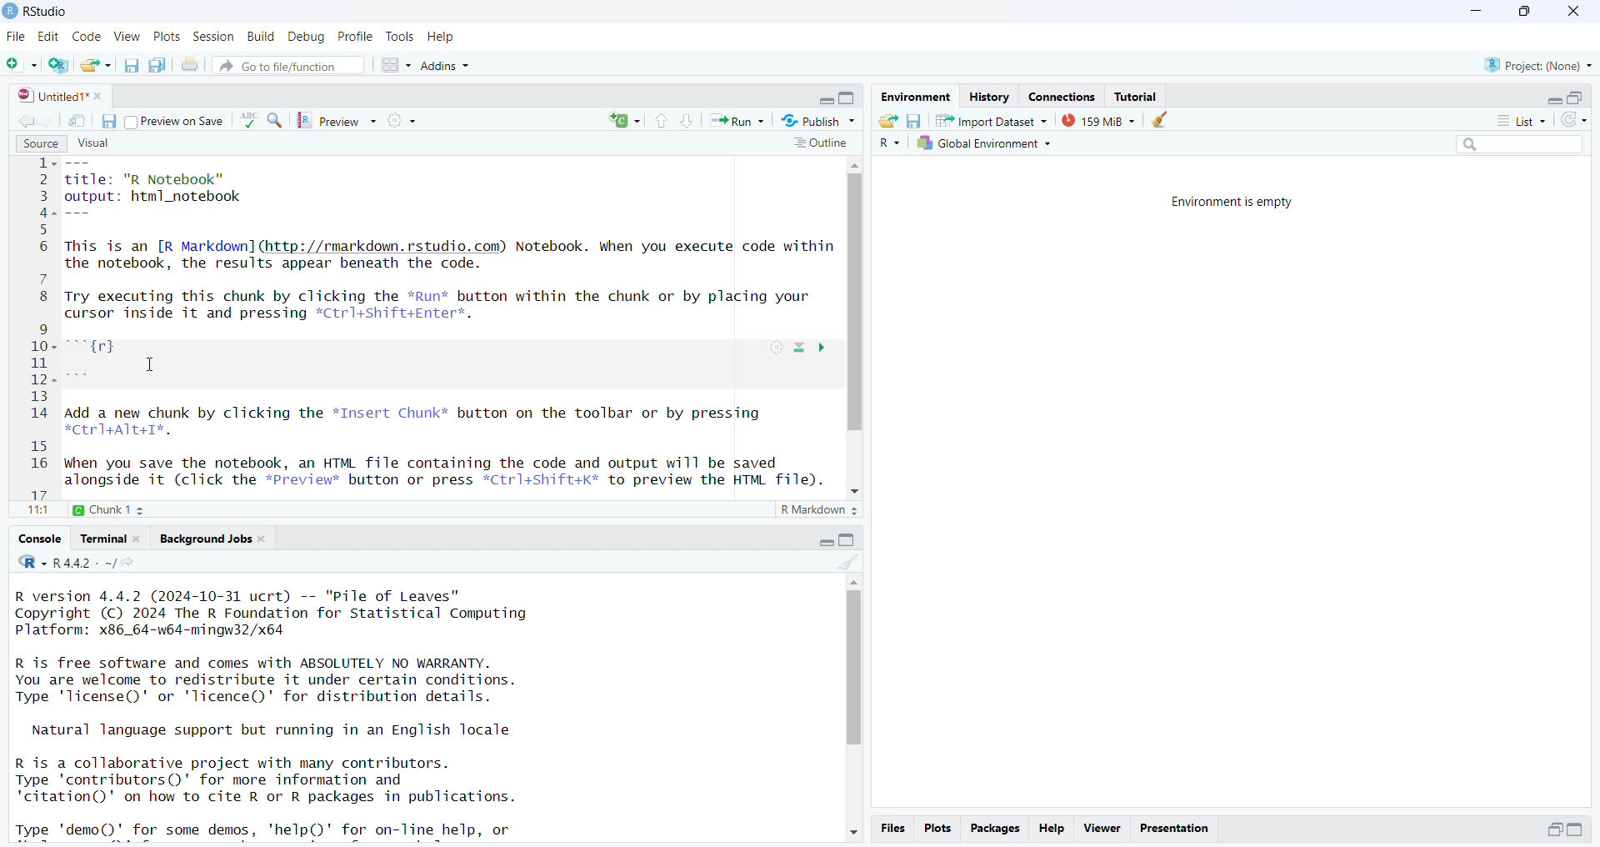 The image size is (1600, 847). I want to click on build, so click(262, 37).